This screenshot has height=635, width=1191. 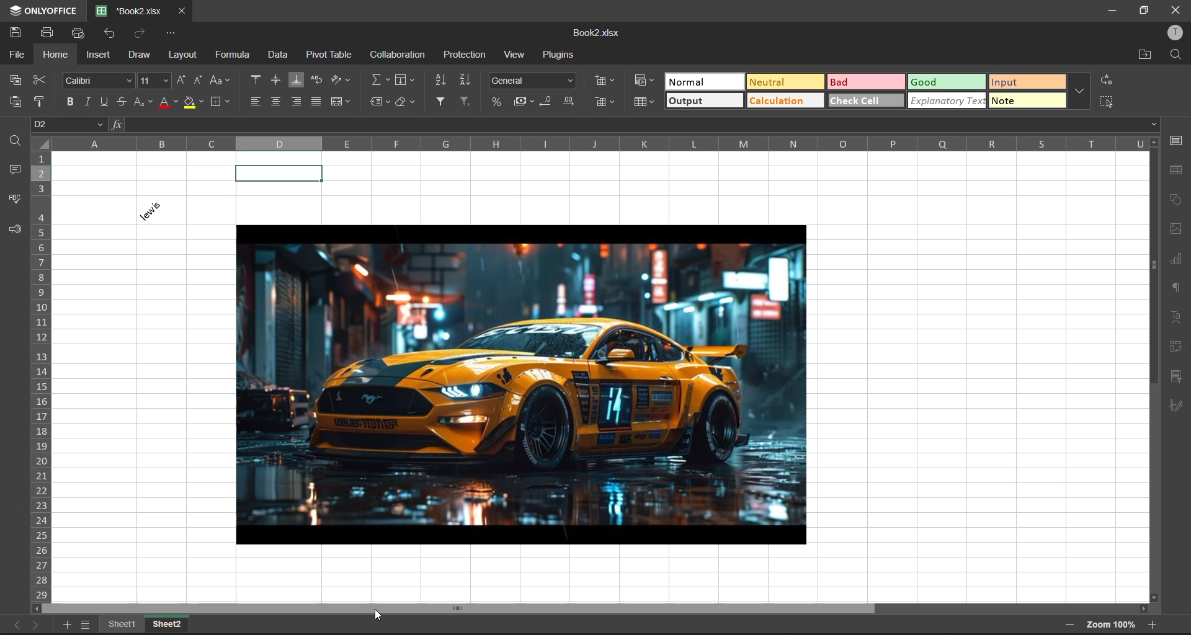 What do you see at coordinates (141, 33) in the screenshot?
I see `redo` at bounding box center [141, 33].